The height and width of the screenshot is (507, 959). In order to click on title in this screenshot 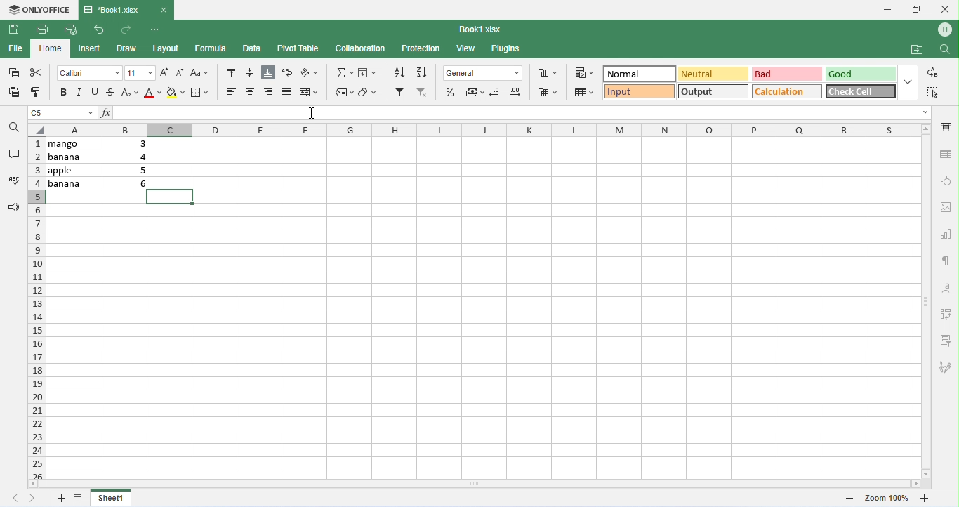, I will do `click(112, 9)`.